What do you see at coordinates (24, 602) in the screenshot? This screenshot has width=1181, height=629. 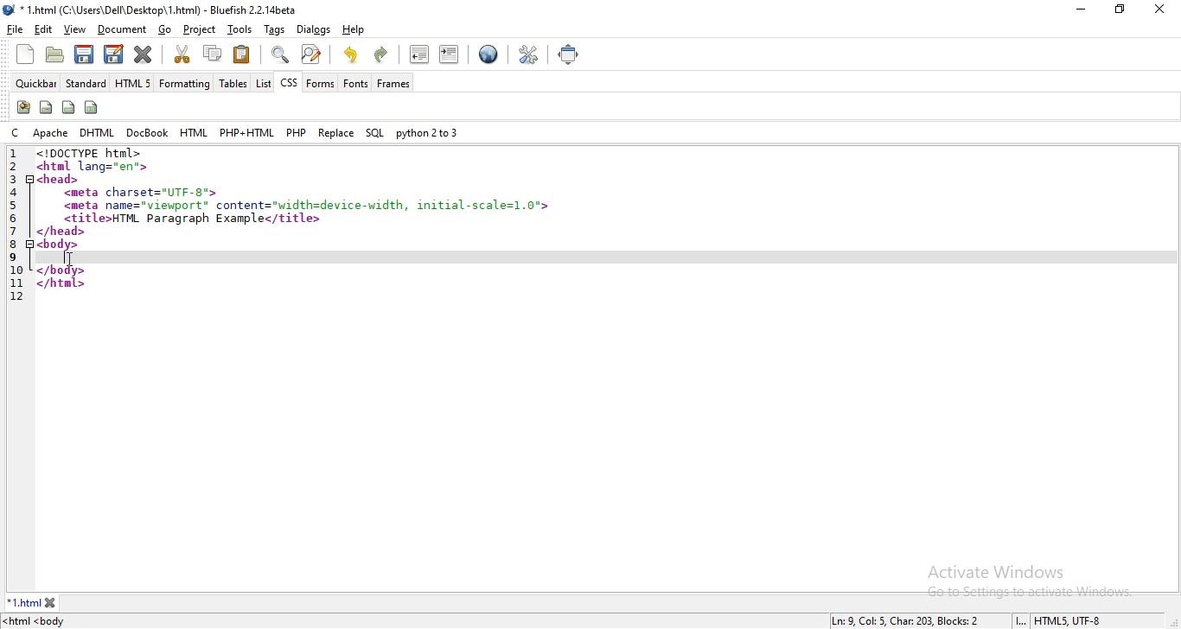 I see `*1.html` at bounding box center [24, 602].